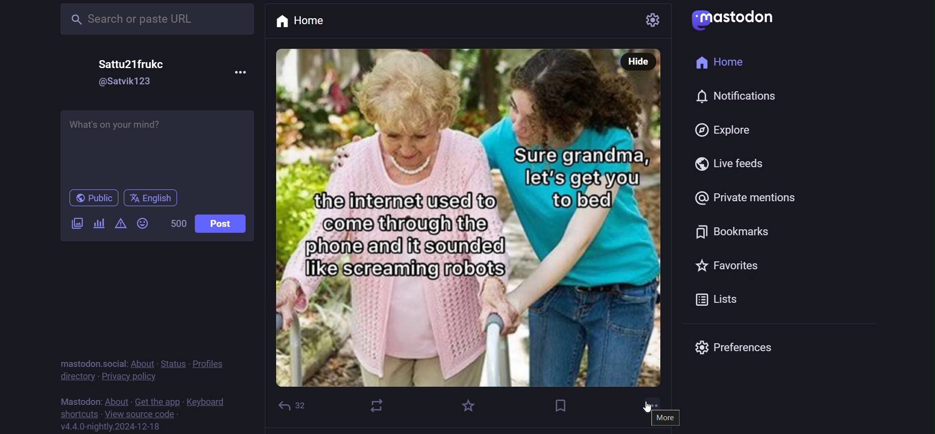 The height and width of the screenshot is (434, 935). I want to click on Sattu21frukc, so click(133, 65).